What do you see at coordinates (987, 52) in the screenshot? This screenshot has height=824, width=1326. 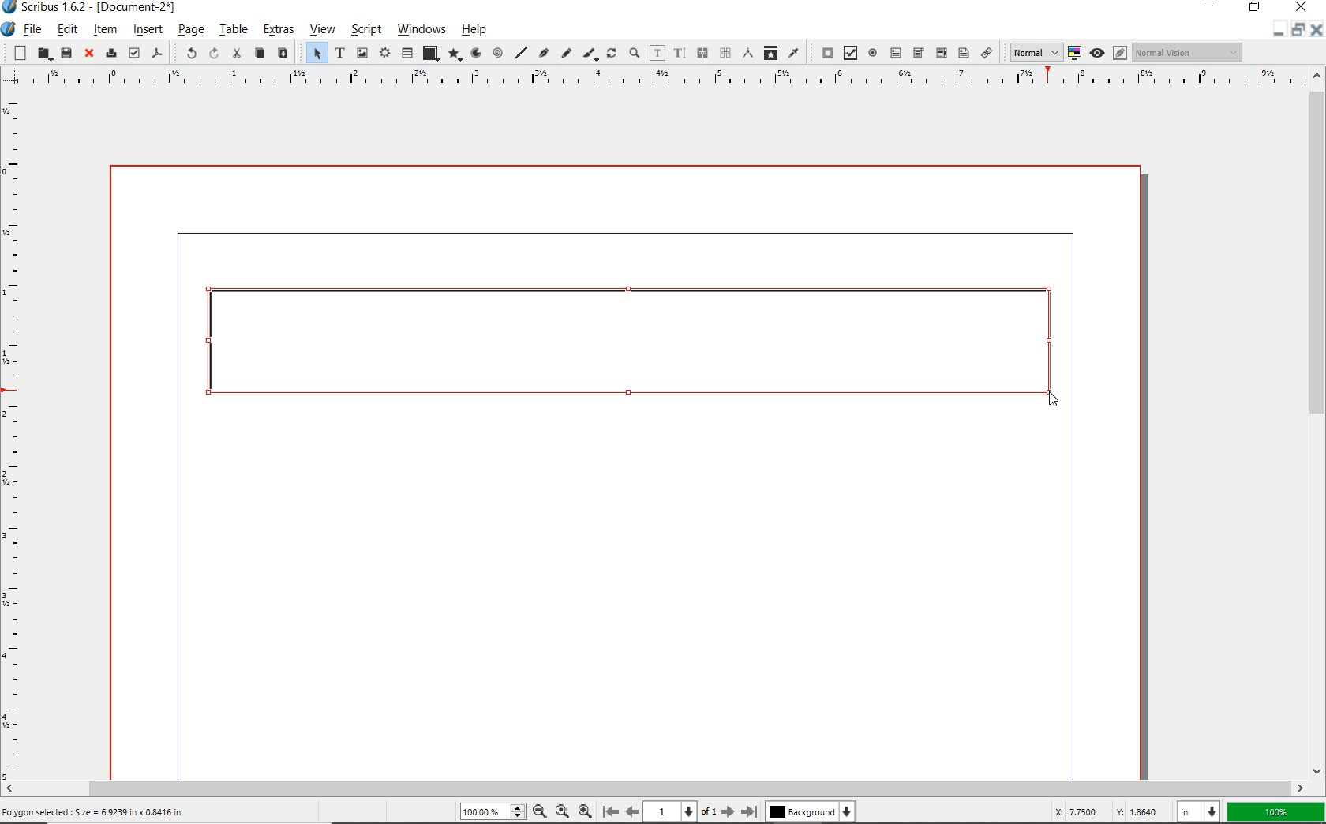 I see `link annotation` at bounding box center [987, 52].